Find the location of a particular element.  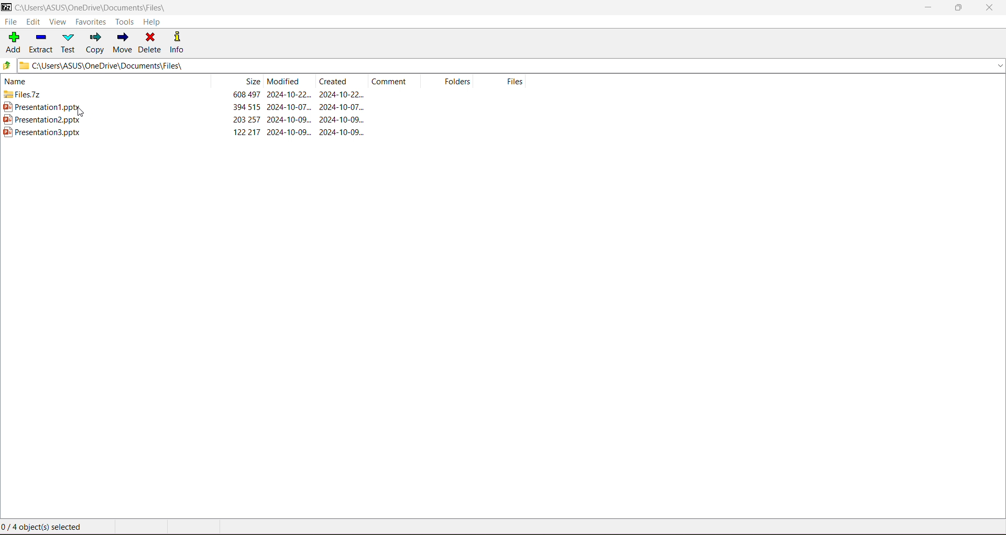

Edit is located at coordinates (33, 22).